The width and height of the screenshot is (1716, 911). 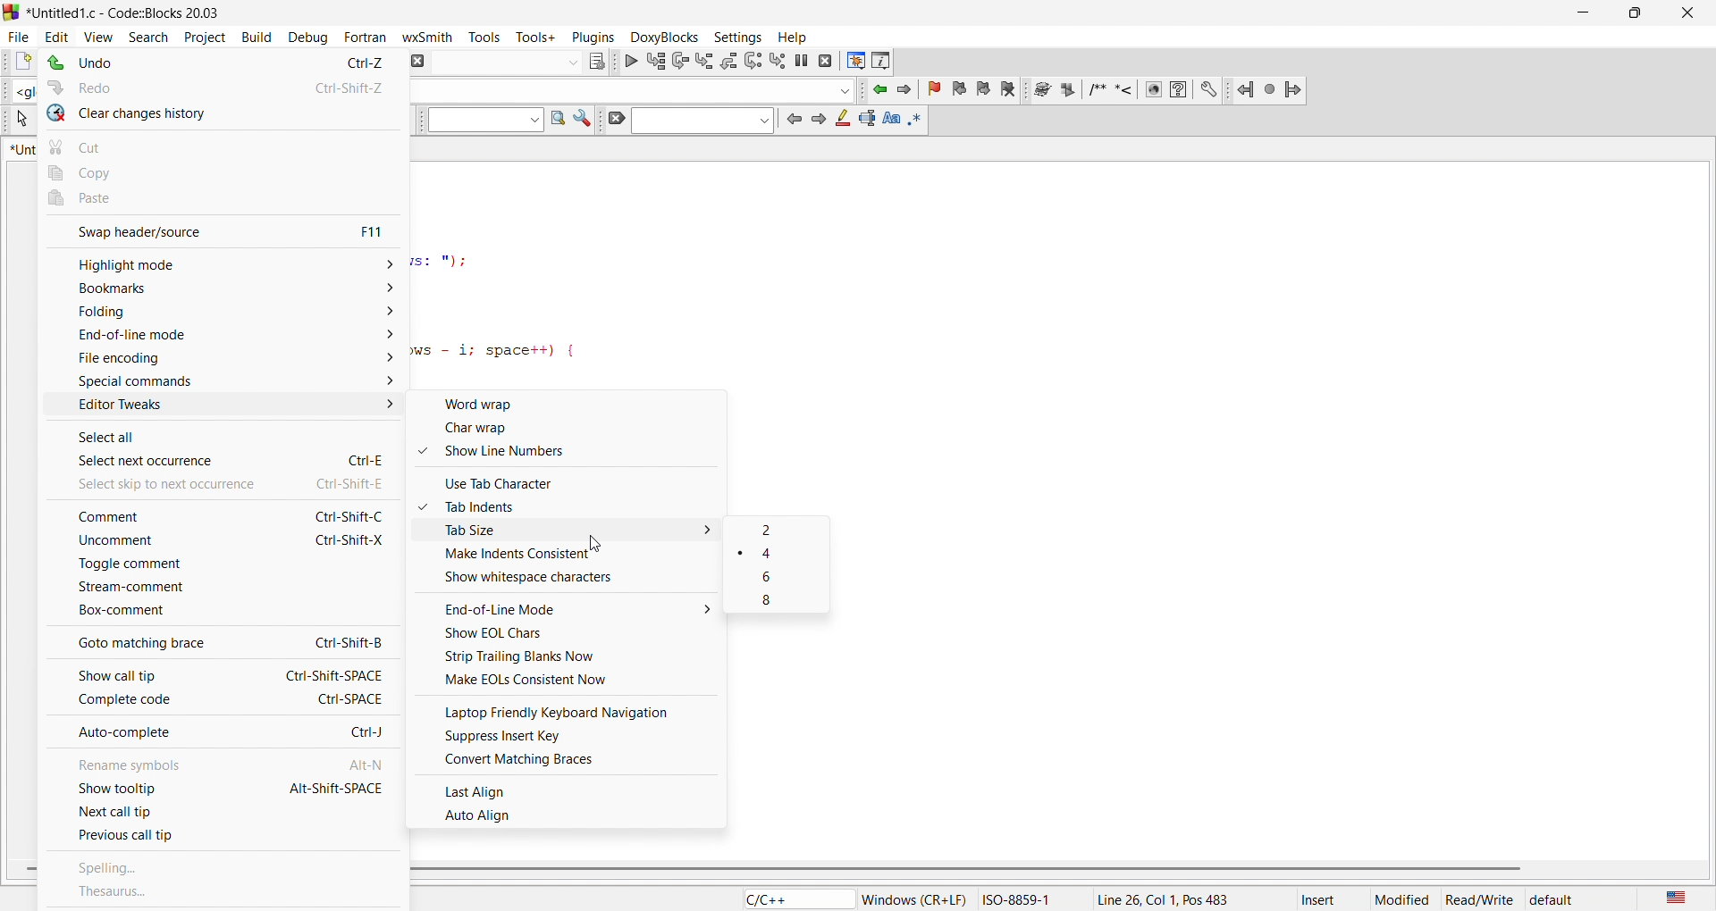 I want to click on search bar, so click(x=702, y=122).